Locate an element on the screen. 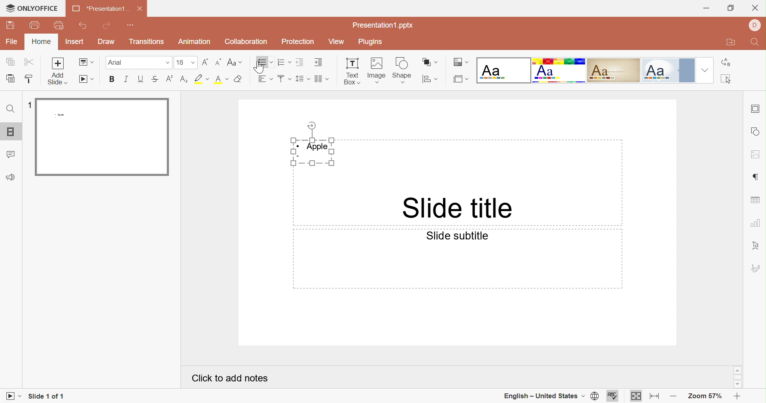  Select all is located at coordinates (730, 80).